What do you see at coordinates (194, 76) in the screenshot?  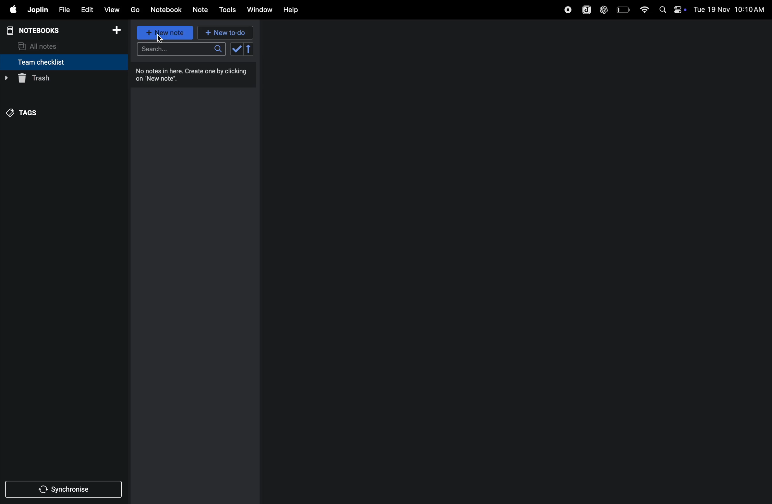 I see `No notes in here. Create one by clicking
on "New note".` at bounding box center [194, 76].